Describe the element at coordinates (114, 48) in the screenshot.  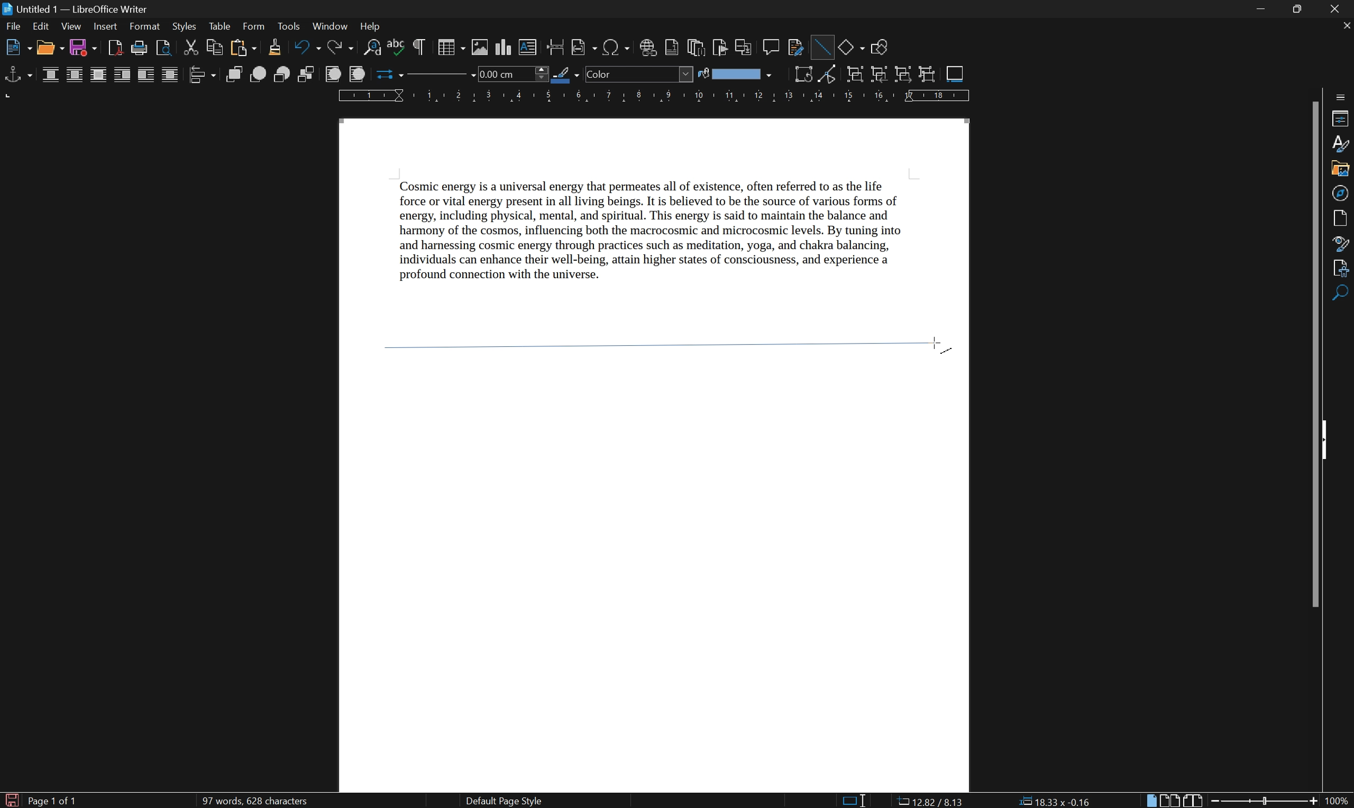
I see `export directly as PDF` at that location.